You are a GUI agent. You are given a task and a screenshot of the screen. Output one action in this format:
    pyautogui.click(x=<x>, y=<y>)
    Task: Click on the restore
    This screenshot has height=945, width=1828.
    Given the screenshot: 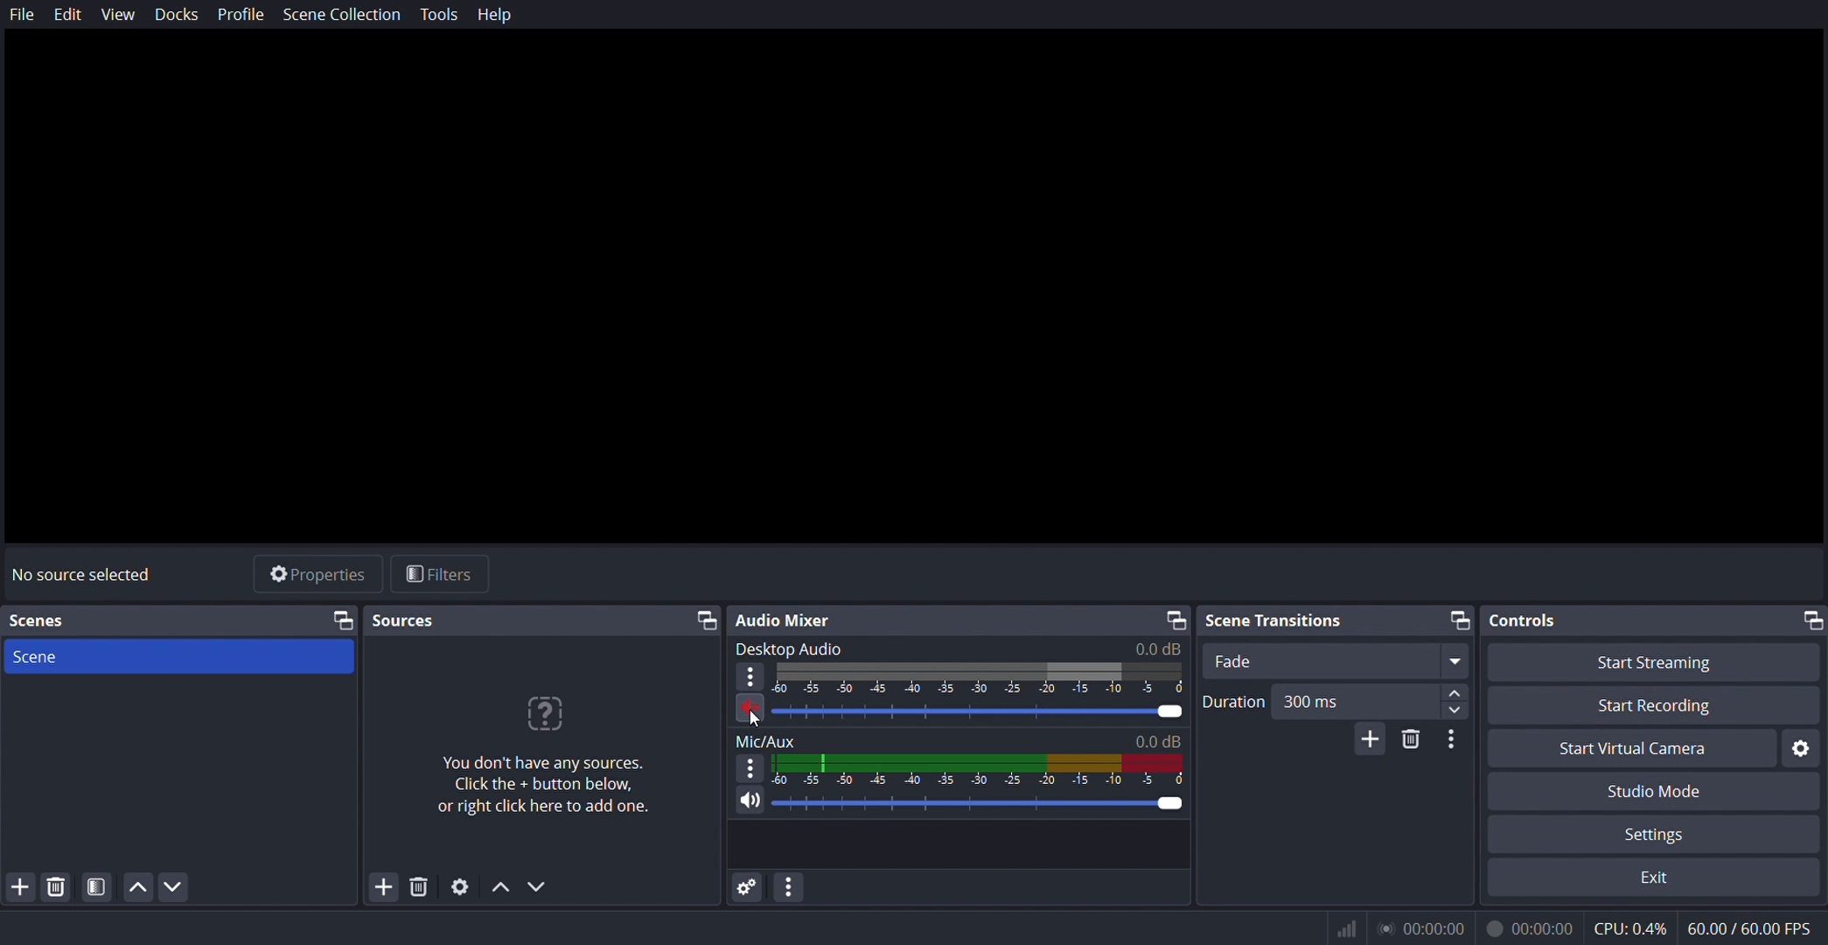 What is the action you would take?
    pyautogui.click(x=1806, y=621)
    